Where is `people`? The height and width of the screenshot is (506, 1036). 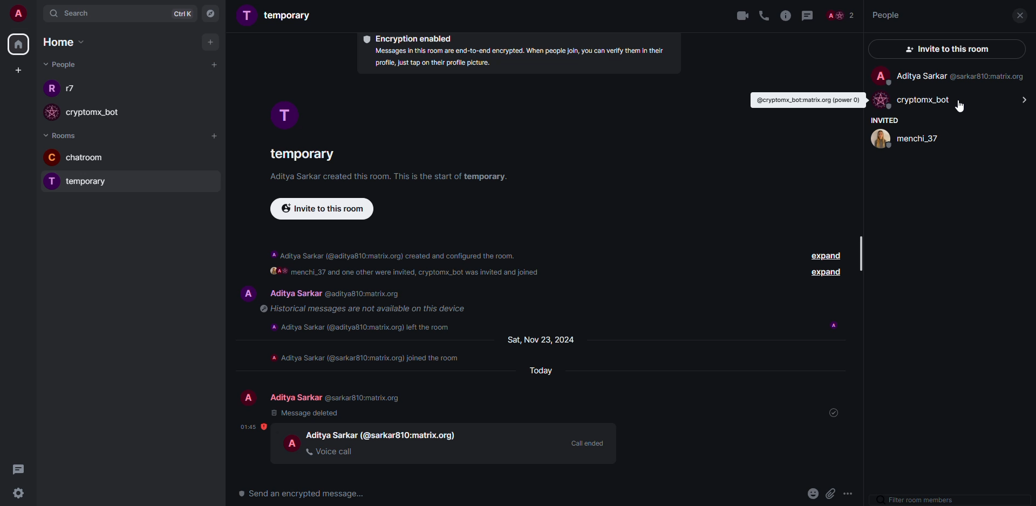 people is located at coordinates (962, 77).